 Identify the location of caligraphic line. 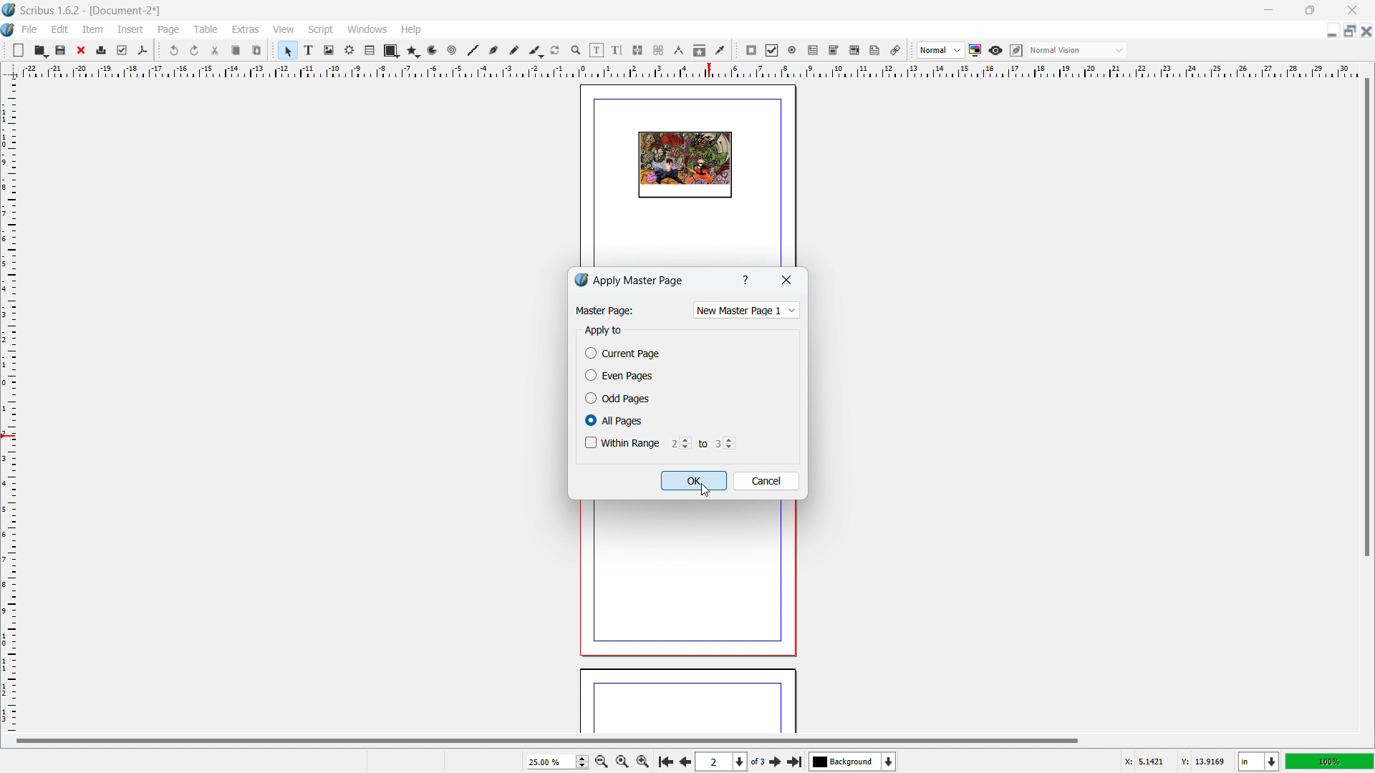
(536, 51).